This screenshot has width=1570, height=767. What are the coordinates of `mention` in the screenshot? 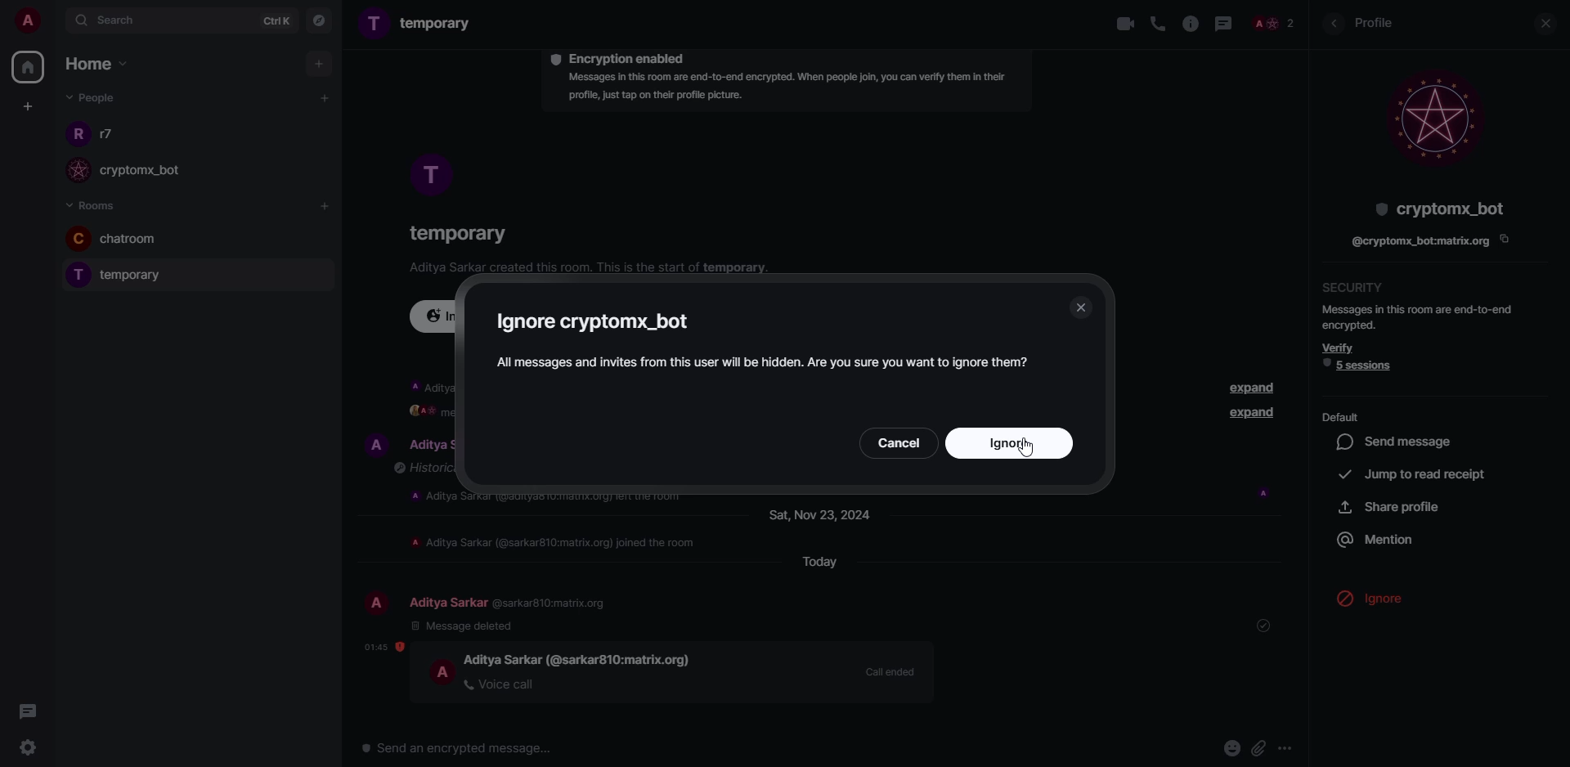 It's located at (1379, 538).